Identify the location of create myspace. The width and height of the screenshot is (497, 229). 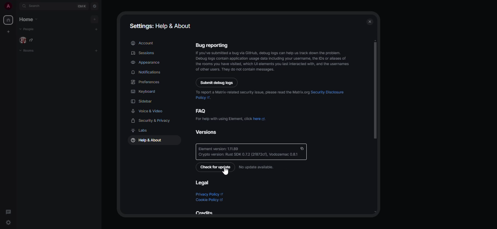
(9, 31).